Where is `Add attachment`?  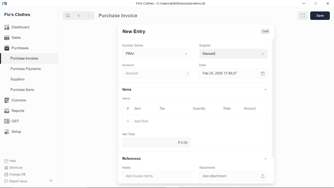
Add attachment is located at coordinates (231, 175).